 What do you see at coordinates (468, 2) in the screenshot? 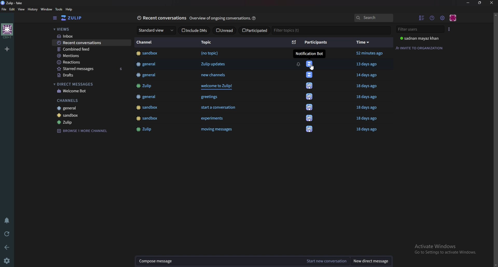
I see `Minimize` at bounding box center [468, 2].